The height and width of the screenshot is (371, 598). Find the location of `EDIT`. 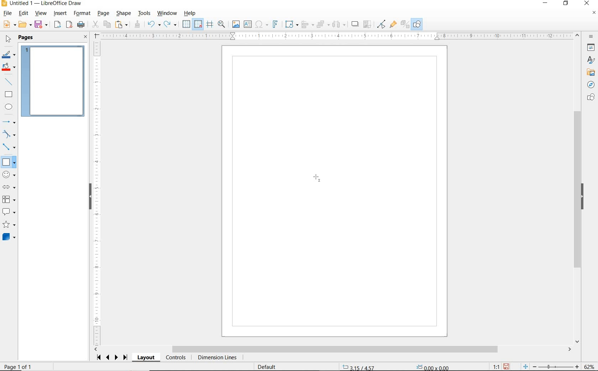

EDIT is located at coordinates (23, 13).